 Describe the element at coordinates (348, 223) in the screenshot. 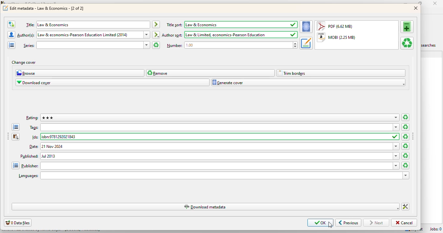

I see `previous` at that location.